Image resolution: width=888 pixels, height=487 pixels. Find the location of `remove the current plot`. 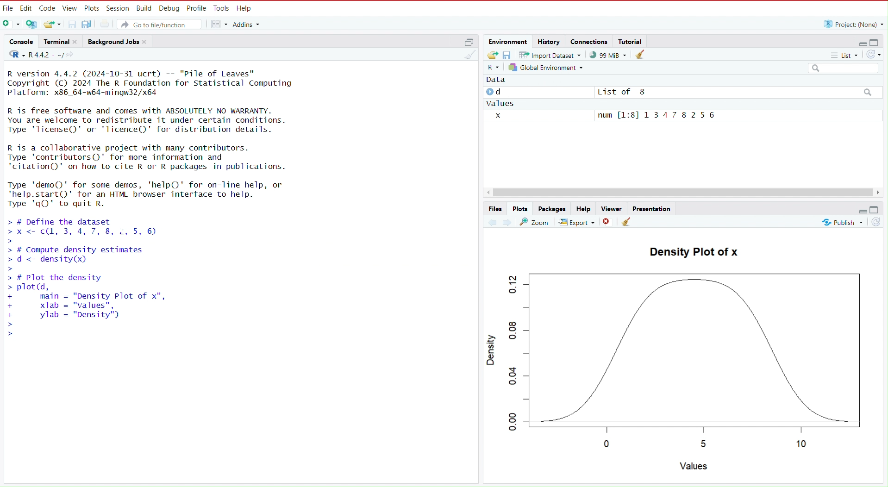

remove the current plot is located at coordinates (608, 222).